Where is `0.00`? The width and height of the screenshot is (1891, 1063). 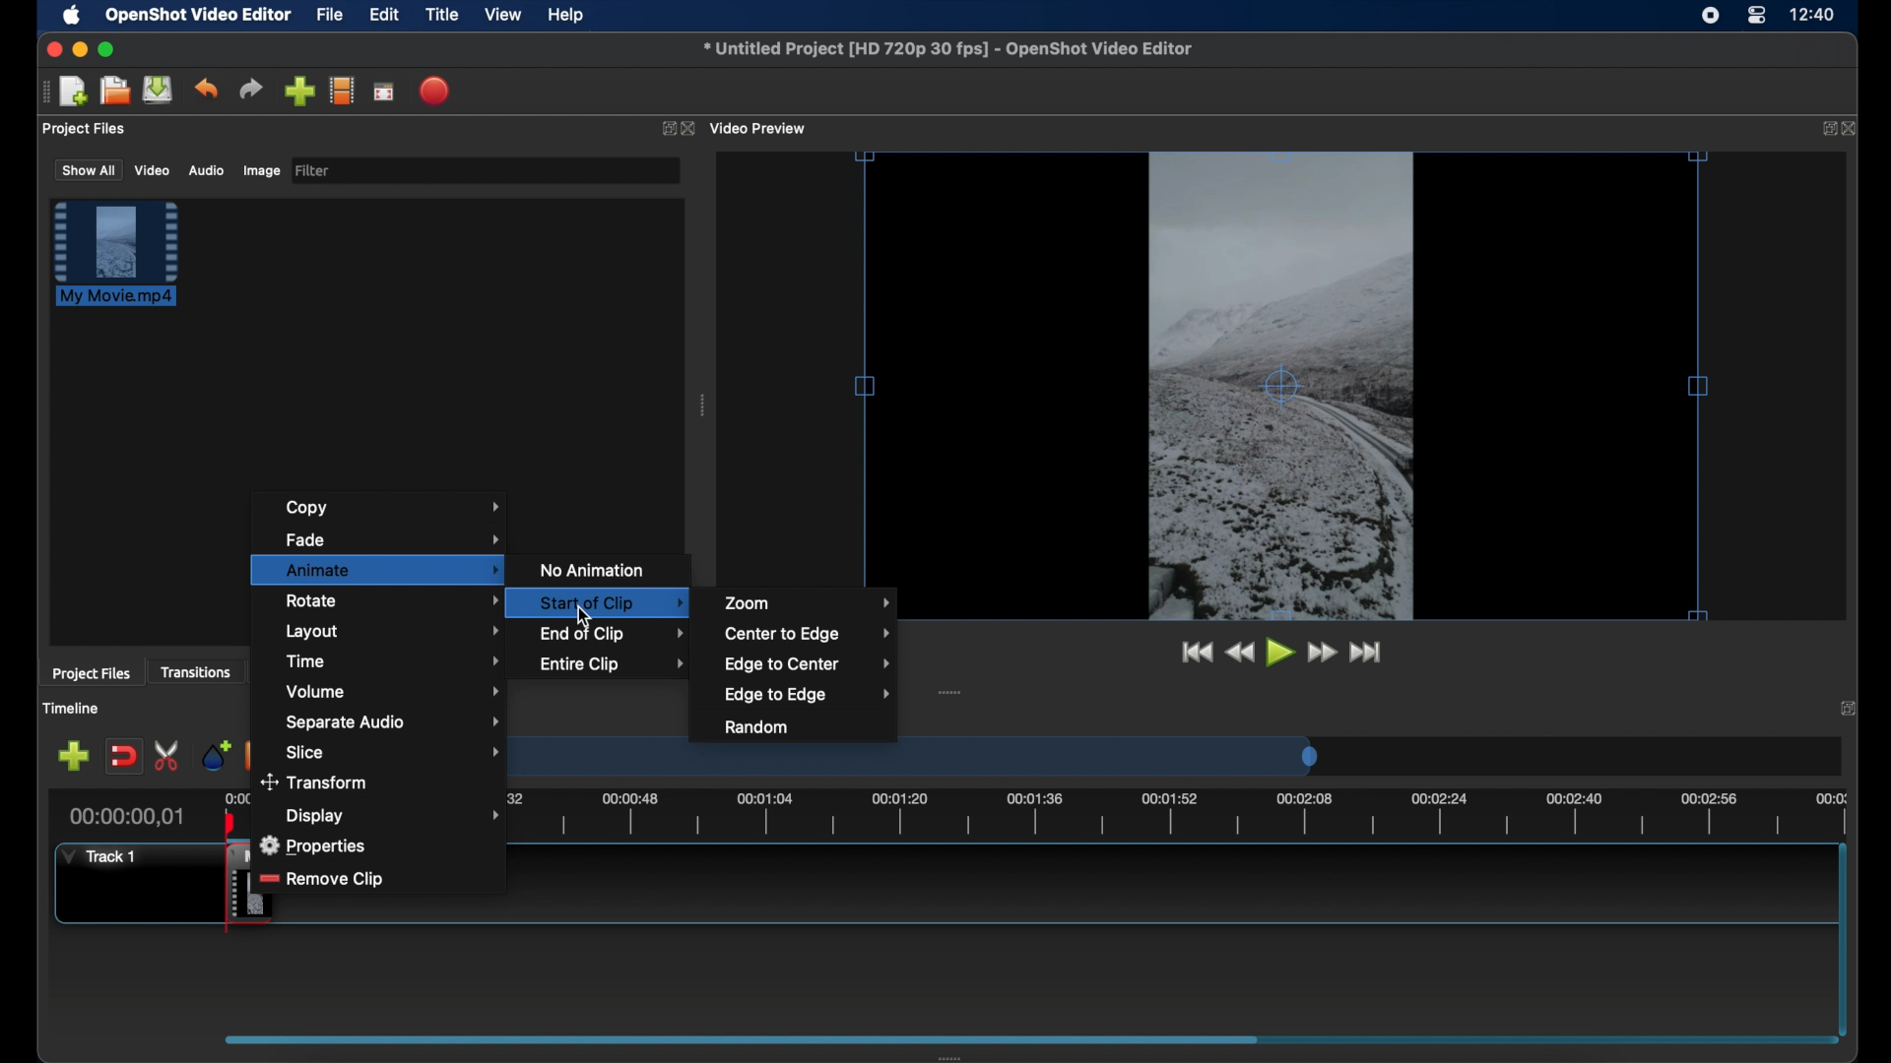
0.00 is located at coordinates (236, 795).